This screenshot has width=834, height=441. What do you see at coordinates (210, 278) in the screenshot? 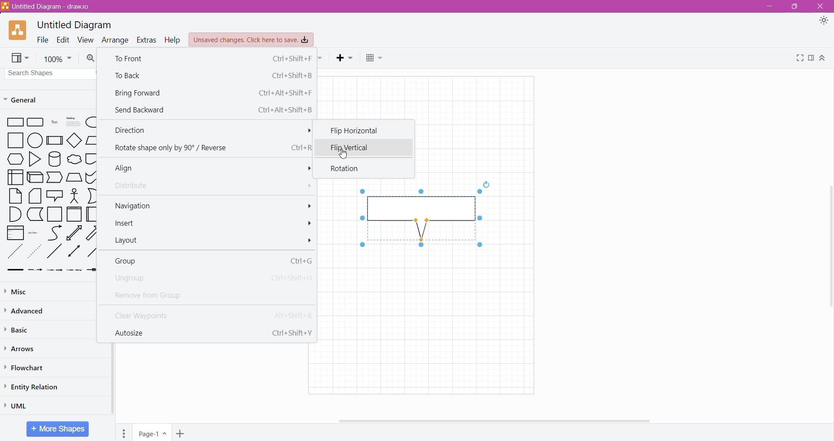
I see `Ungroup` at bounding box center [210, 278].